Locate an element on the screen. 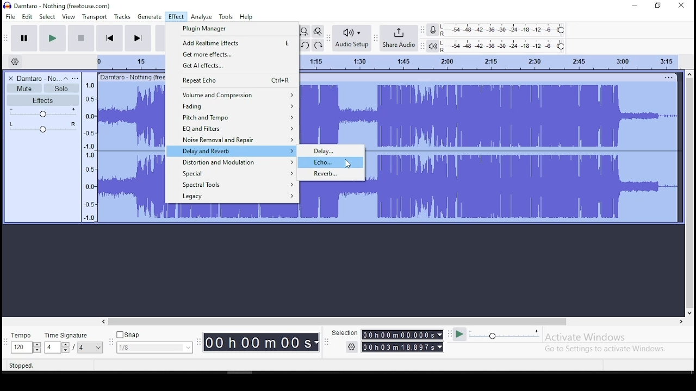   is located at coordinates (328, 37).